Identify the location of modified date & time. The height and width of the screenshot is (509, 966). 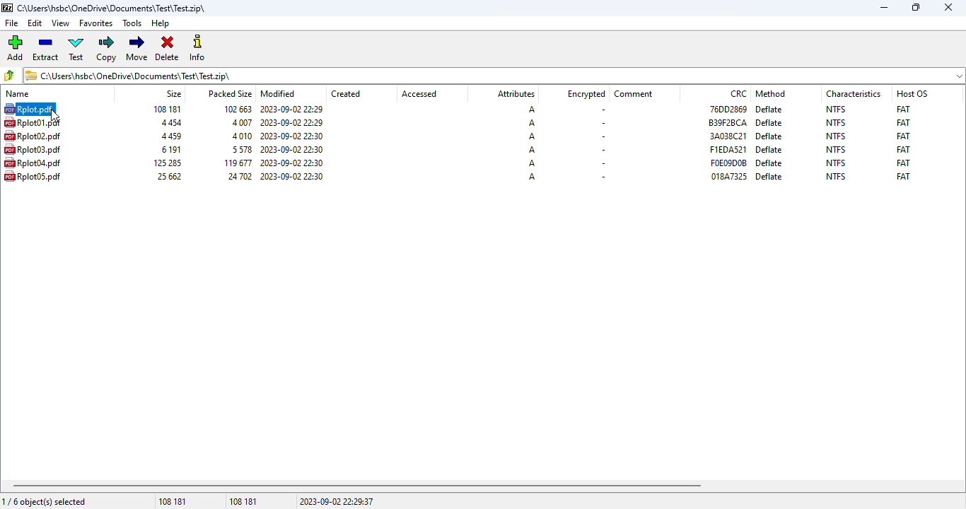
(291, 110).